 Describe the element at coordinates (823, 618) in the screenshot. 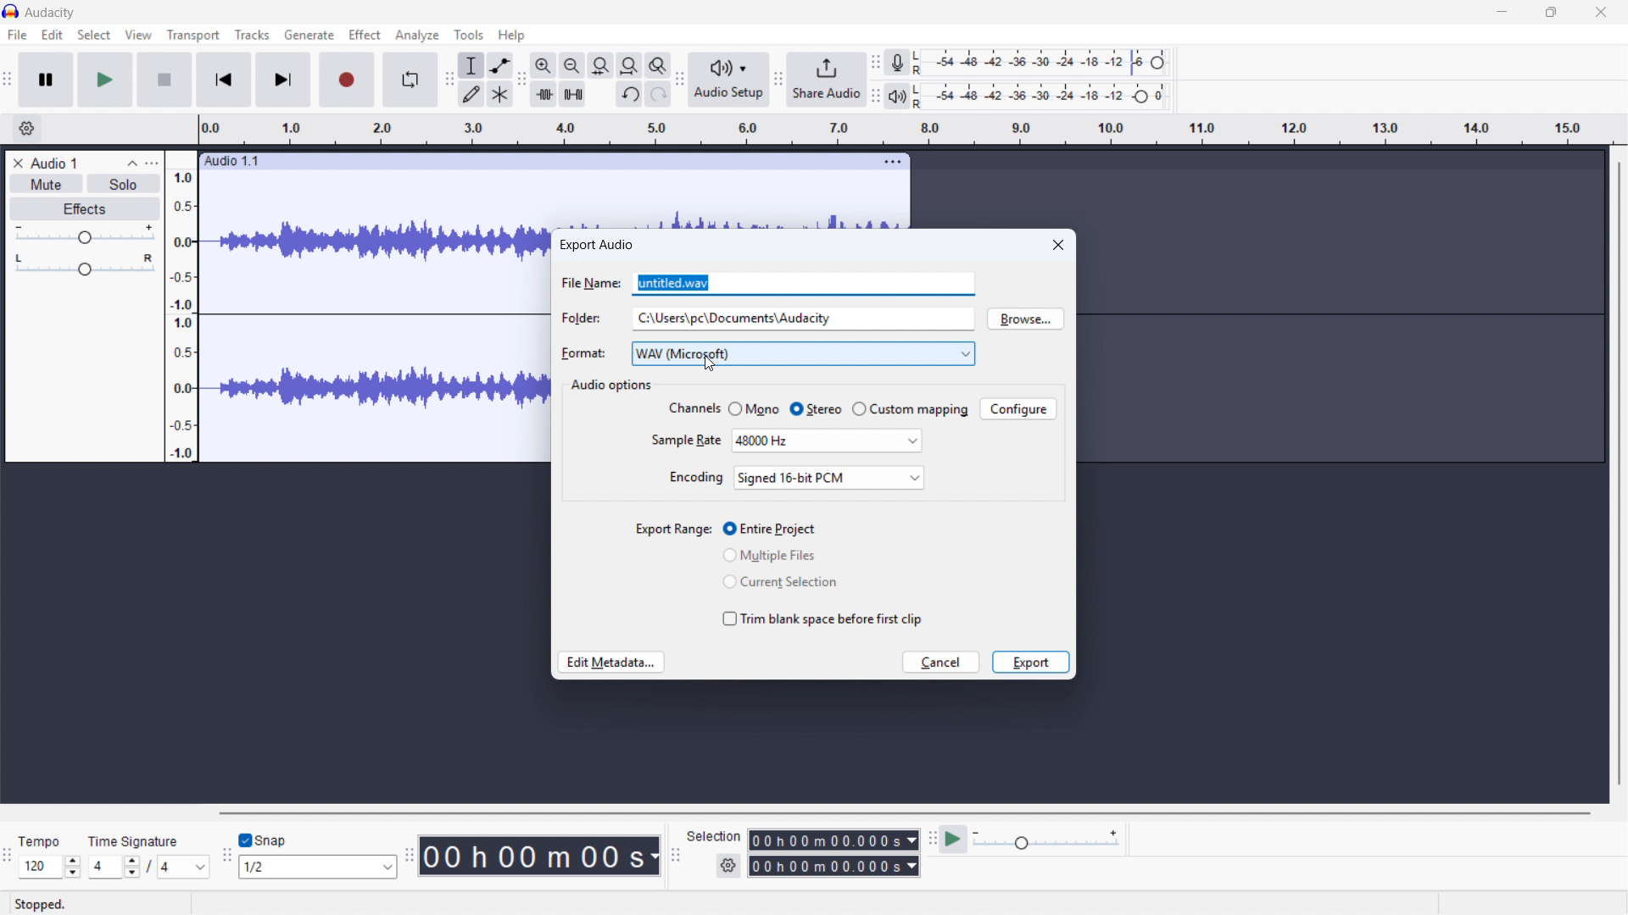

I see `Trim blank space before first clip ` at that location.